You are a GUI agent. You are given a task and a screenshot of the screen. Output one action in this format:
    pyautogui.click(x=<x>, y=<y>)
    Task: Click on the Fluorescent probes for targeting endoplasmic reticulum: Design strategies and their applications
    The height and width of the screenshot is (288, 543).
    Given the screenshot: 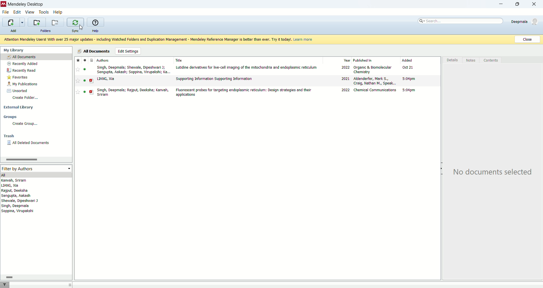 What is the action you would take?
    pyautogui.click(x=244, y=93)
    